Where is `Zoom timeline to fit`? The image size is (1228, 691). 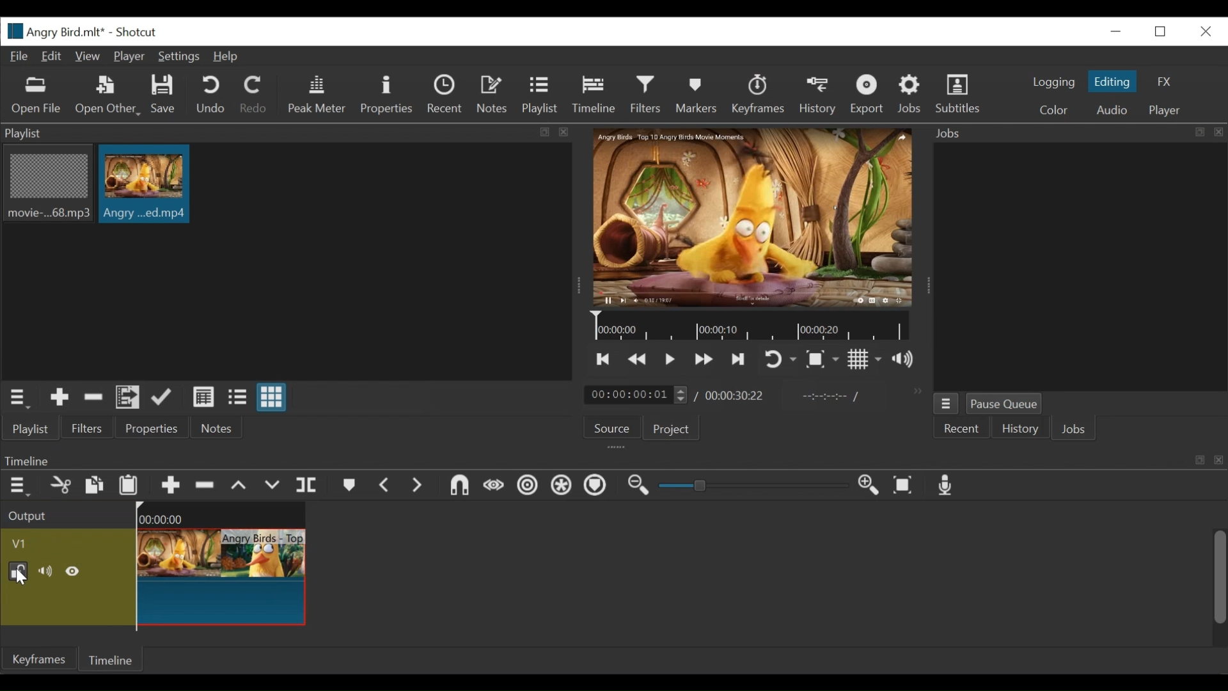 Zoom timeline to fit is located at coordinates (905, 486).